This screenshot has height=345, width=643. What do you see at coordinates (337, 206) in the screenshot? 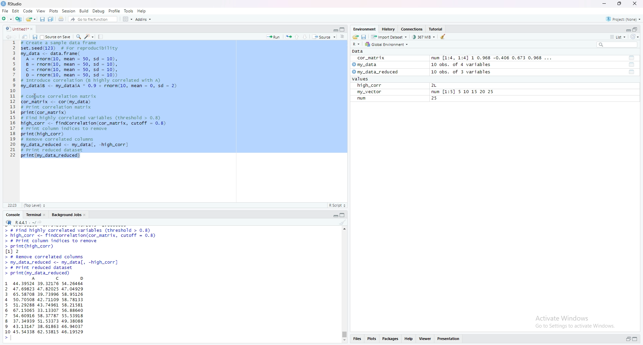
I see `R Script ` at bounding box center [337, 206].